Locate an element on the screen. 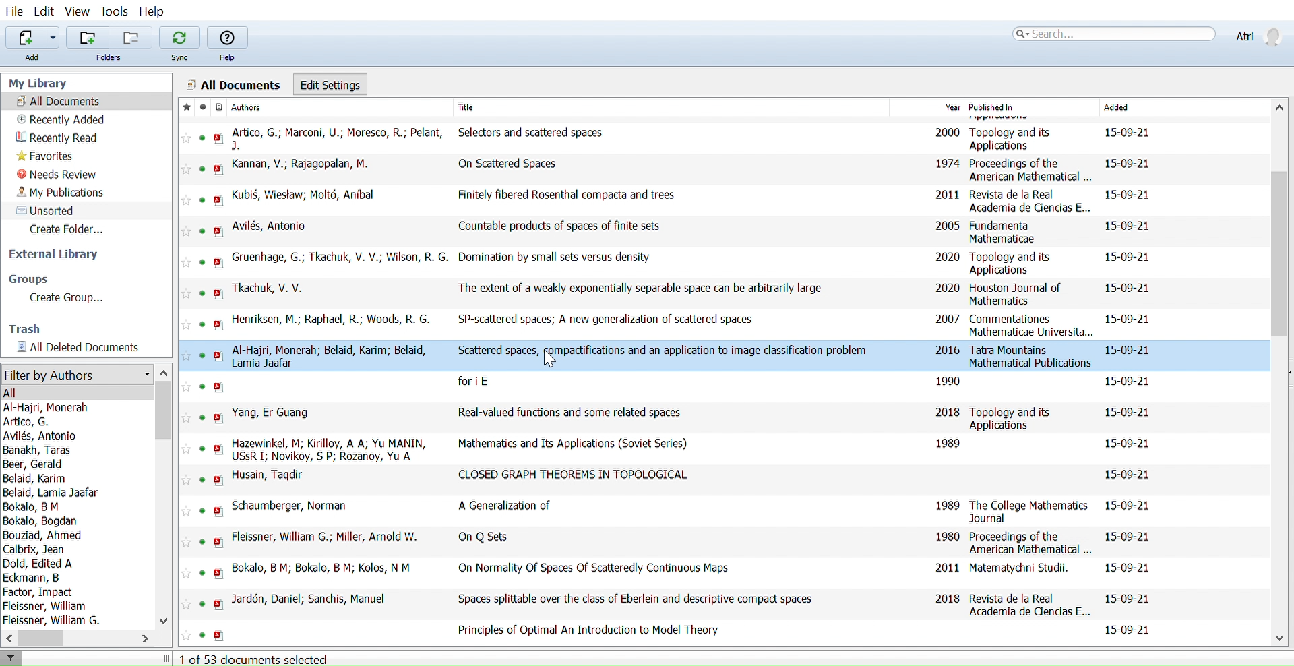  folders is located at coordinates (107, 57).